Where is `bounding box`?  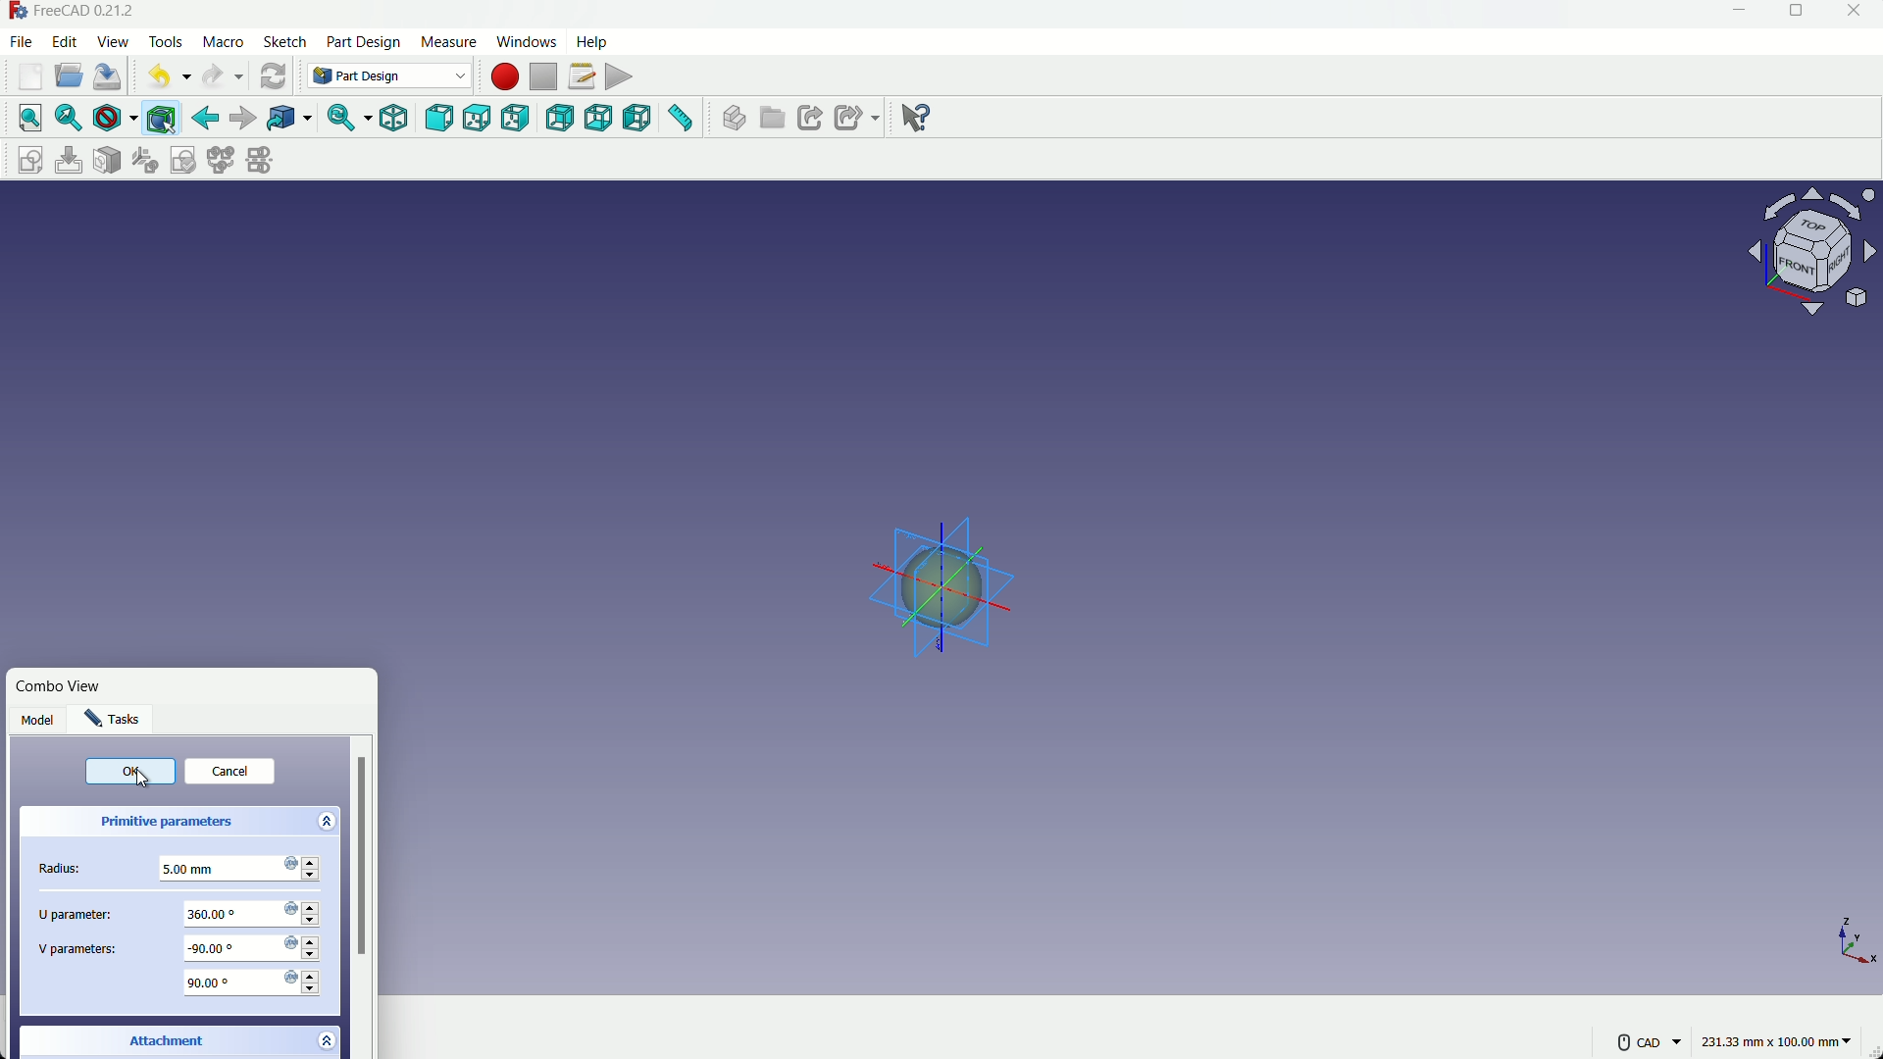 bounding box is located at coordinates (161, 120).